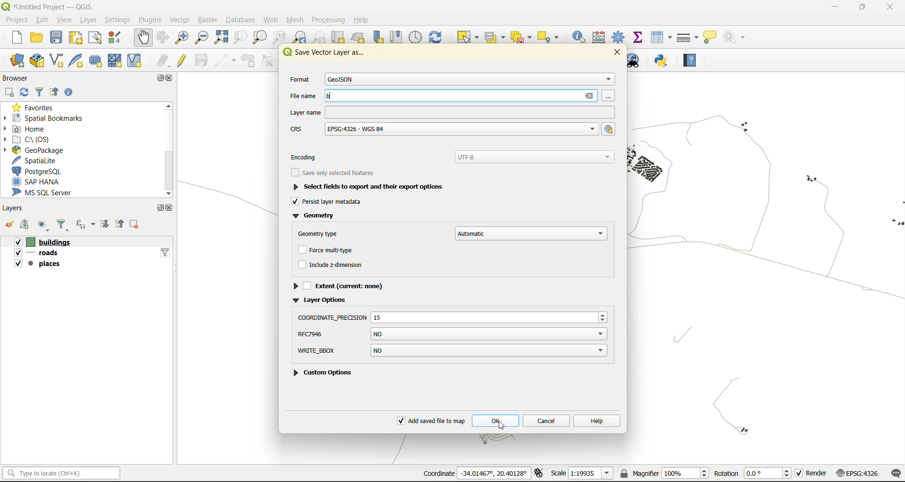  Describe the element at coordinates (226, 60) in the screenshot. I see `digitize` at that location.